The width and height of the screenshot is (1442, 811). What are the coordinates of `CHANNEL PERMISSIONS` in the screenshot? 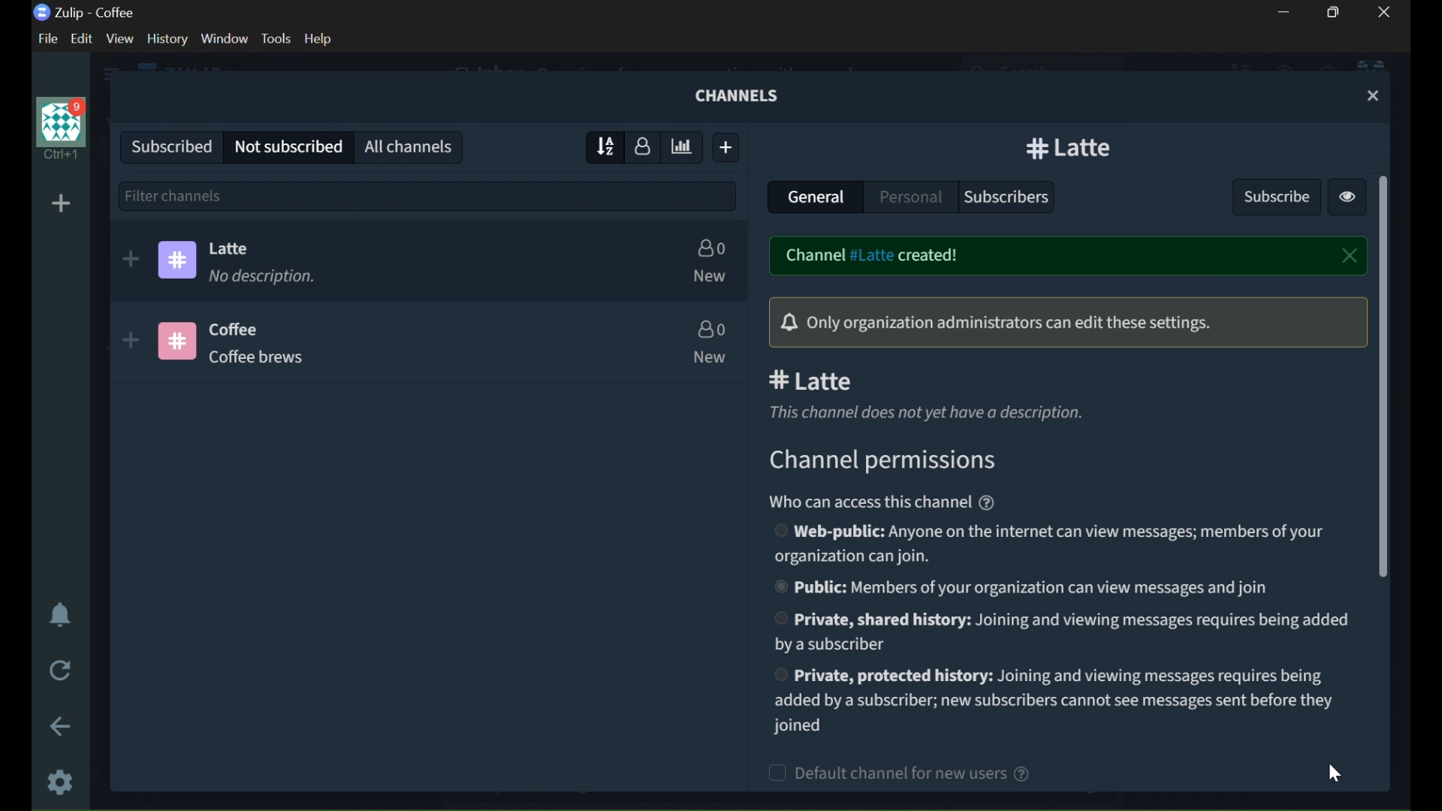 It's located at (891, 463).